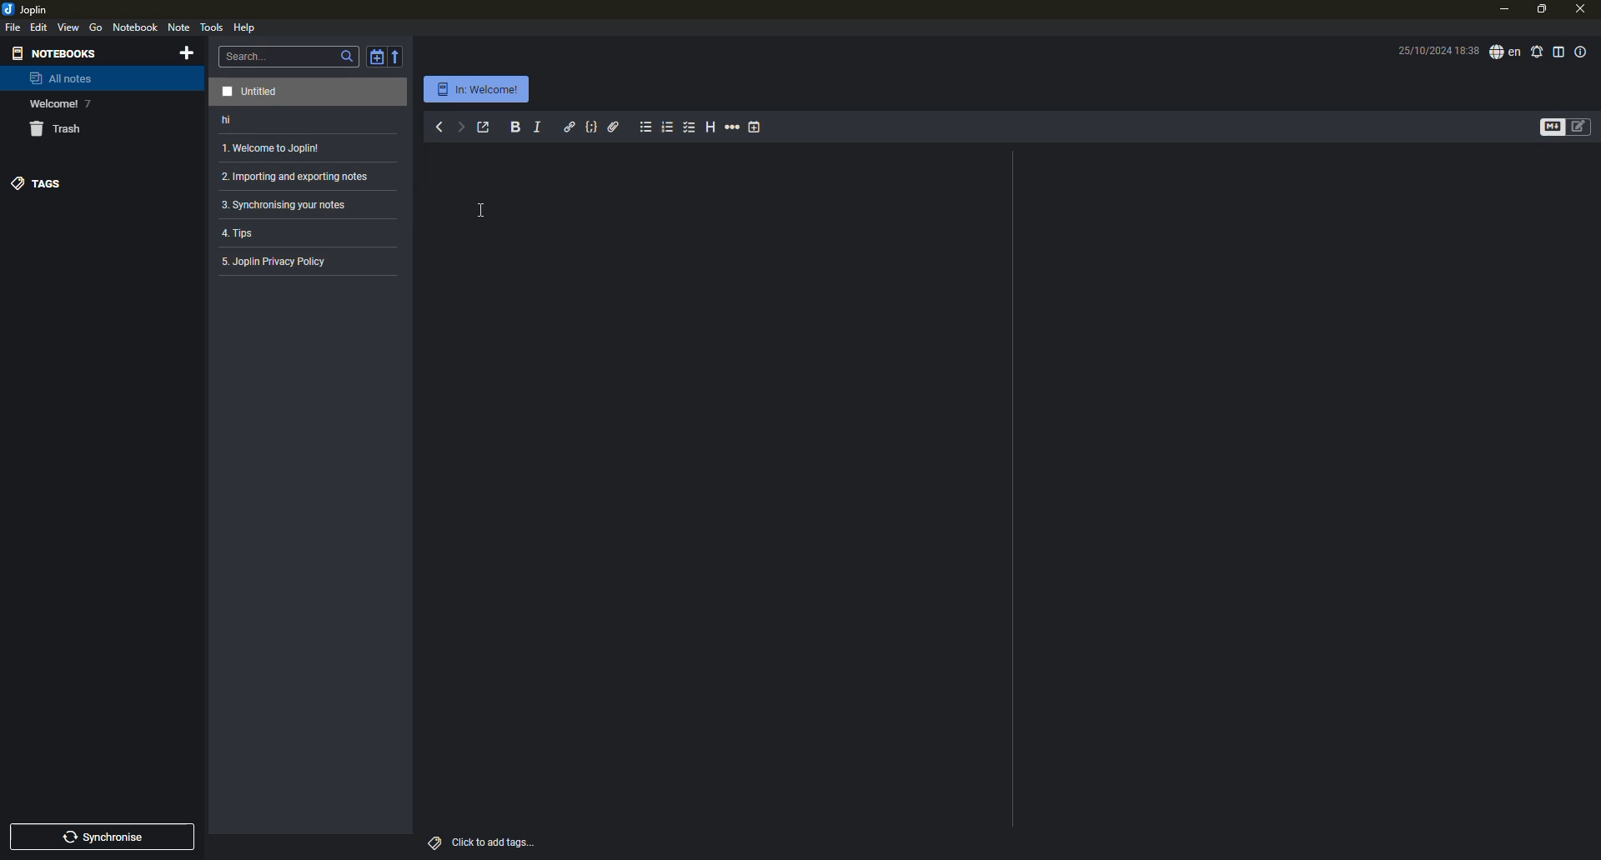 This screenshot has width=1601, height=860. What do you see at coordinates (484, 127) in the screenshot?
I see `toggle external editing` at bounding box center [484, 127].